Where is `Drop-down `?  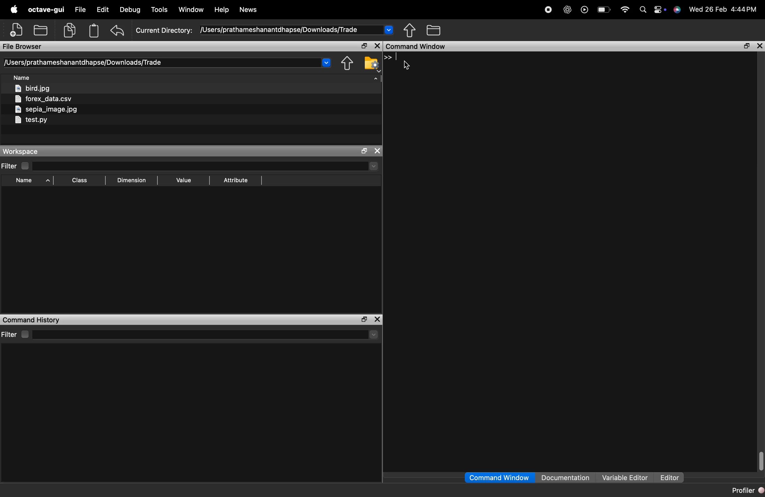
Drop-down  is located at coordinates (374, 335).